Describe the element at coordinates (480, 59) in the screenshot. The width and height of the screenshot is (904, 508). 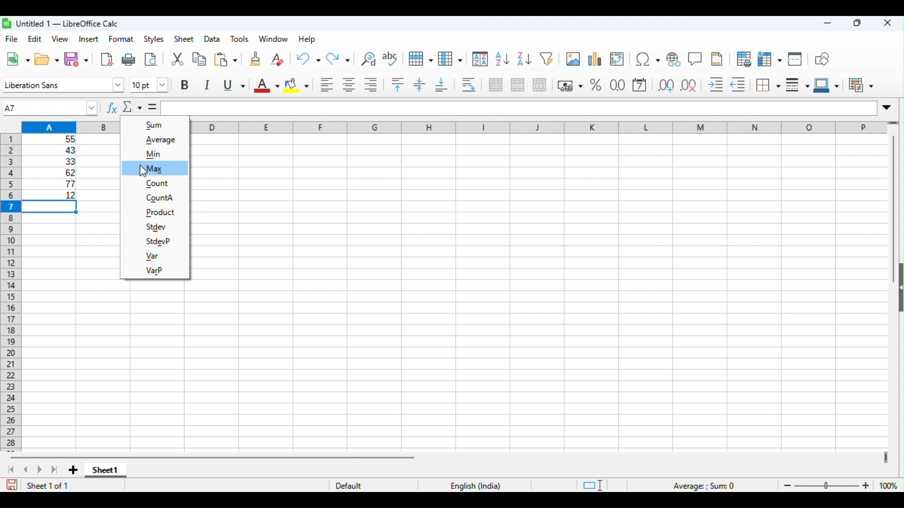
I see `sort` at that location.